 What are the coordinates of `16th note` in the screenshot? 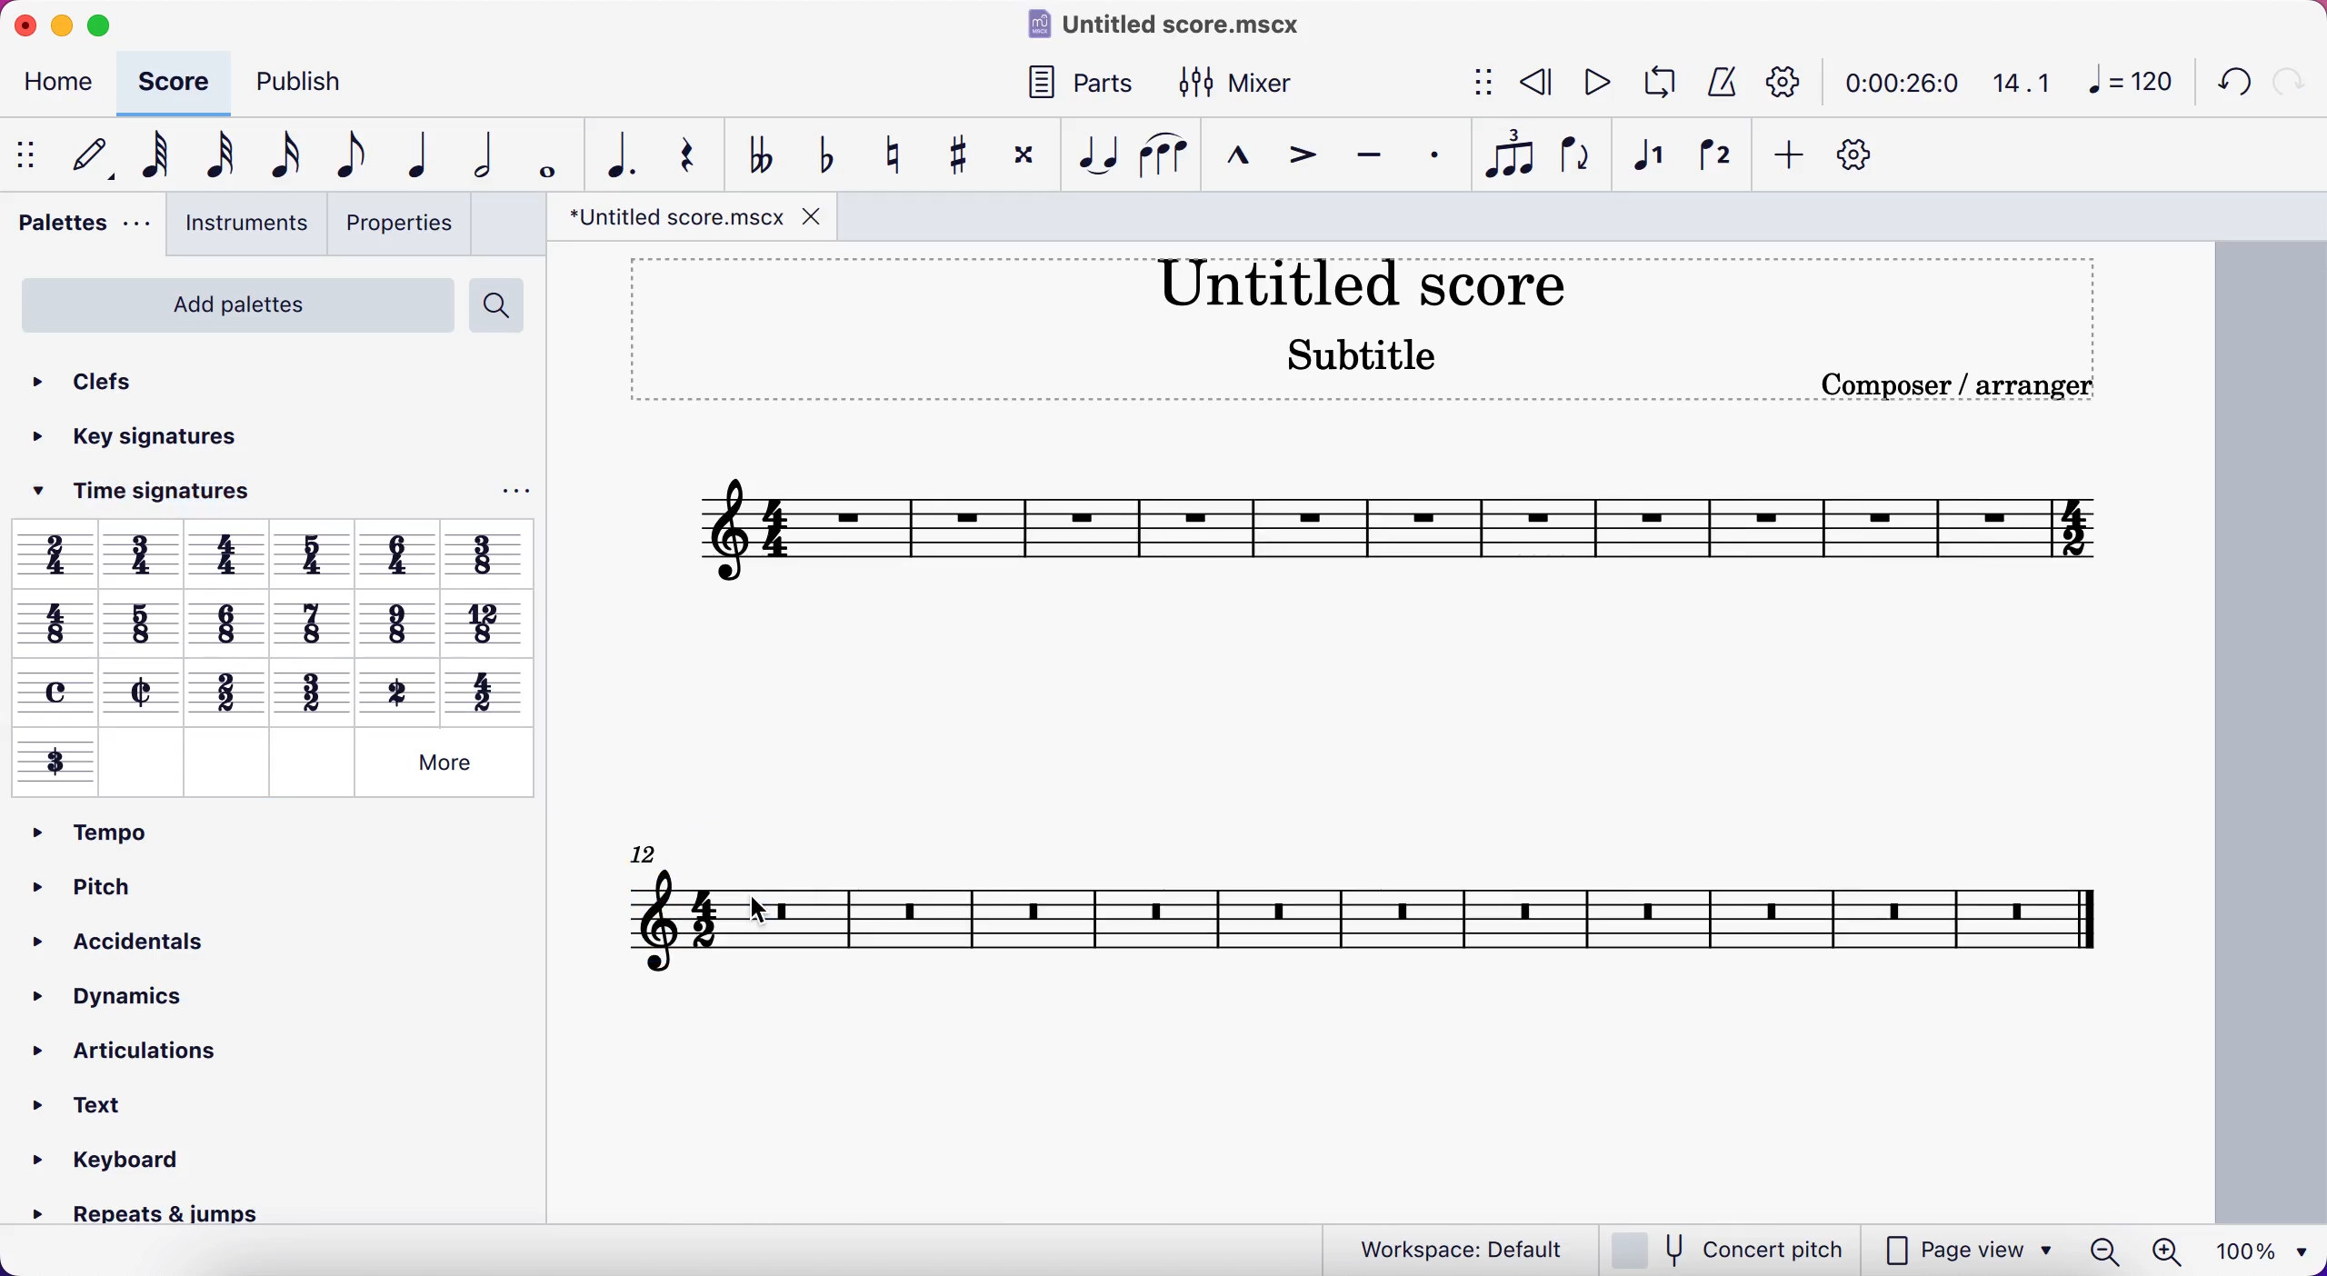 It's located at (279, 154).